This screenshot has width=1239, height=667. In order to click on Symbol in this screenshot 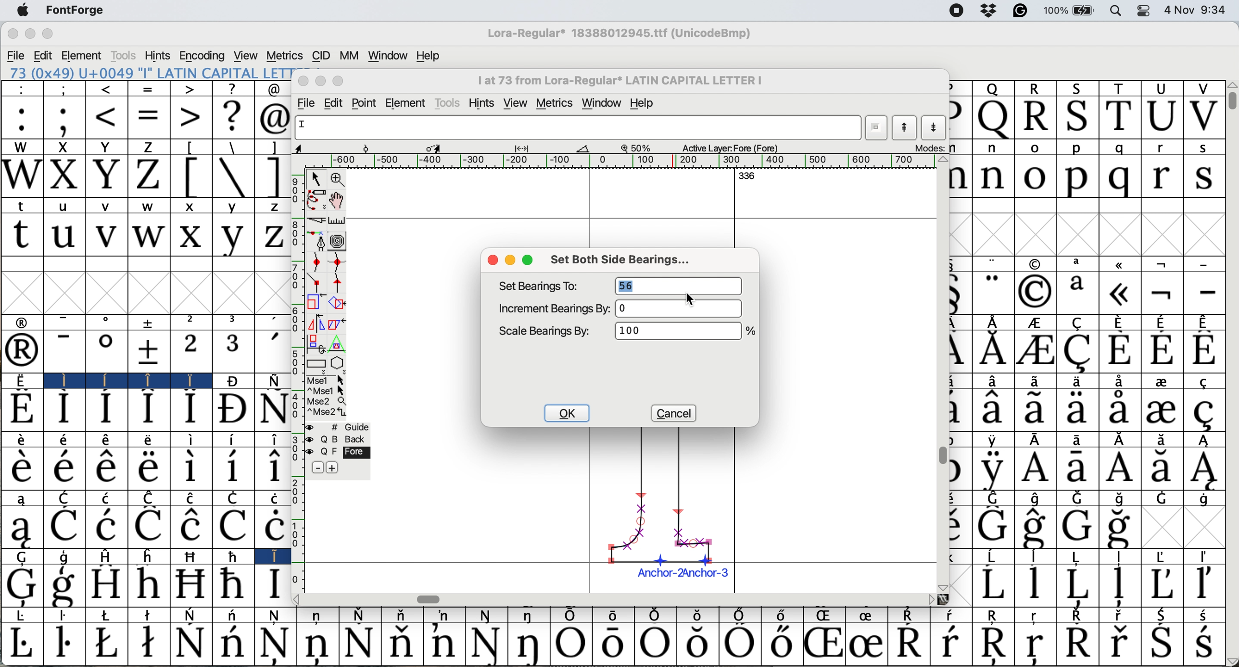, I will do `click(1121, 499)`.